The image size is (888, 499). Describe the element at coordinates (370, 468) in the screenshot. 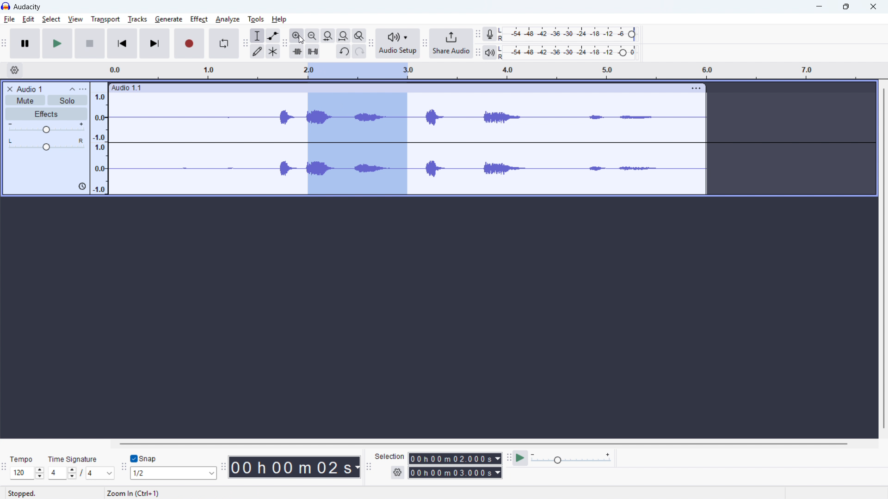

I see `Selection toolbar` at that location.